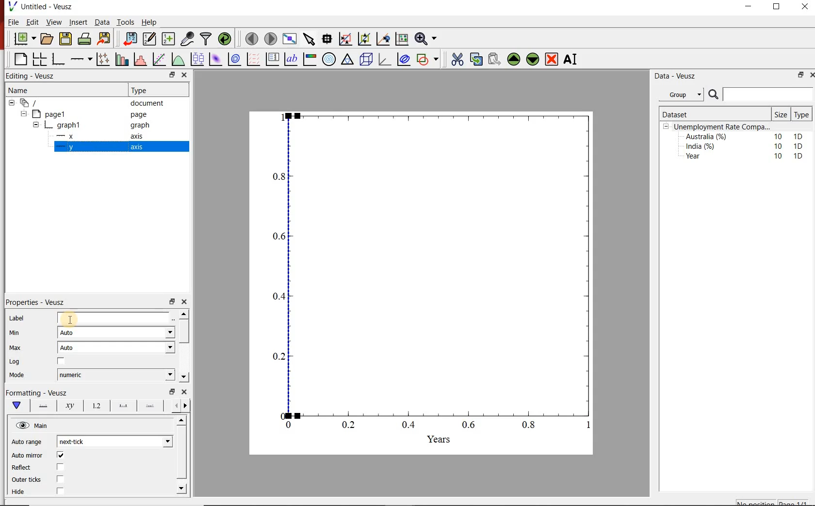 This screenshot has height=506, width=815. What do you see at coordinates (59, 59) in the screenshot?
I see `base graphs` at bounding box center [59, 59].